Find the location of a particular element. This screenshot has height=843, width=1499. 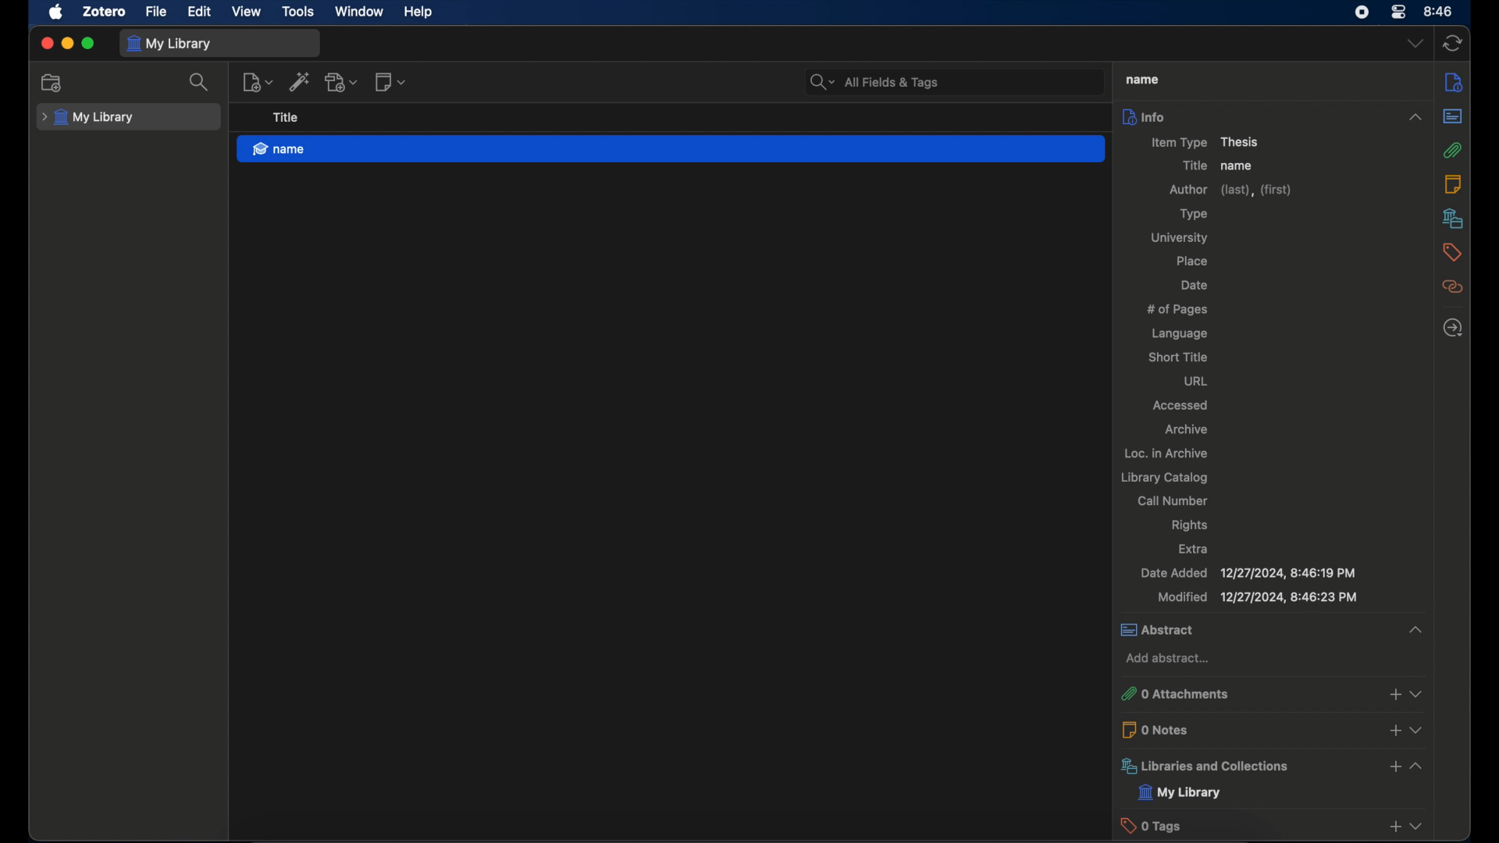

sync is located at coordinates (1453, 44).